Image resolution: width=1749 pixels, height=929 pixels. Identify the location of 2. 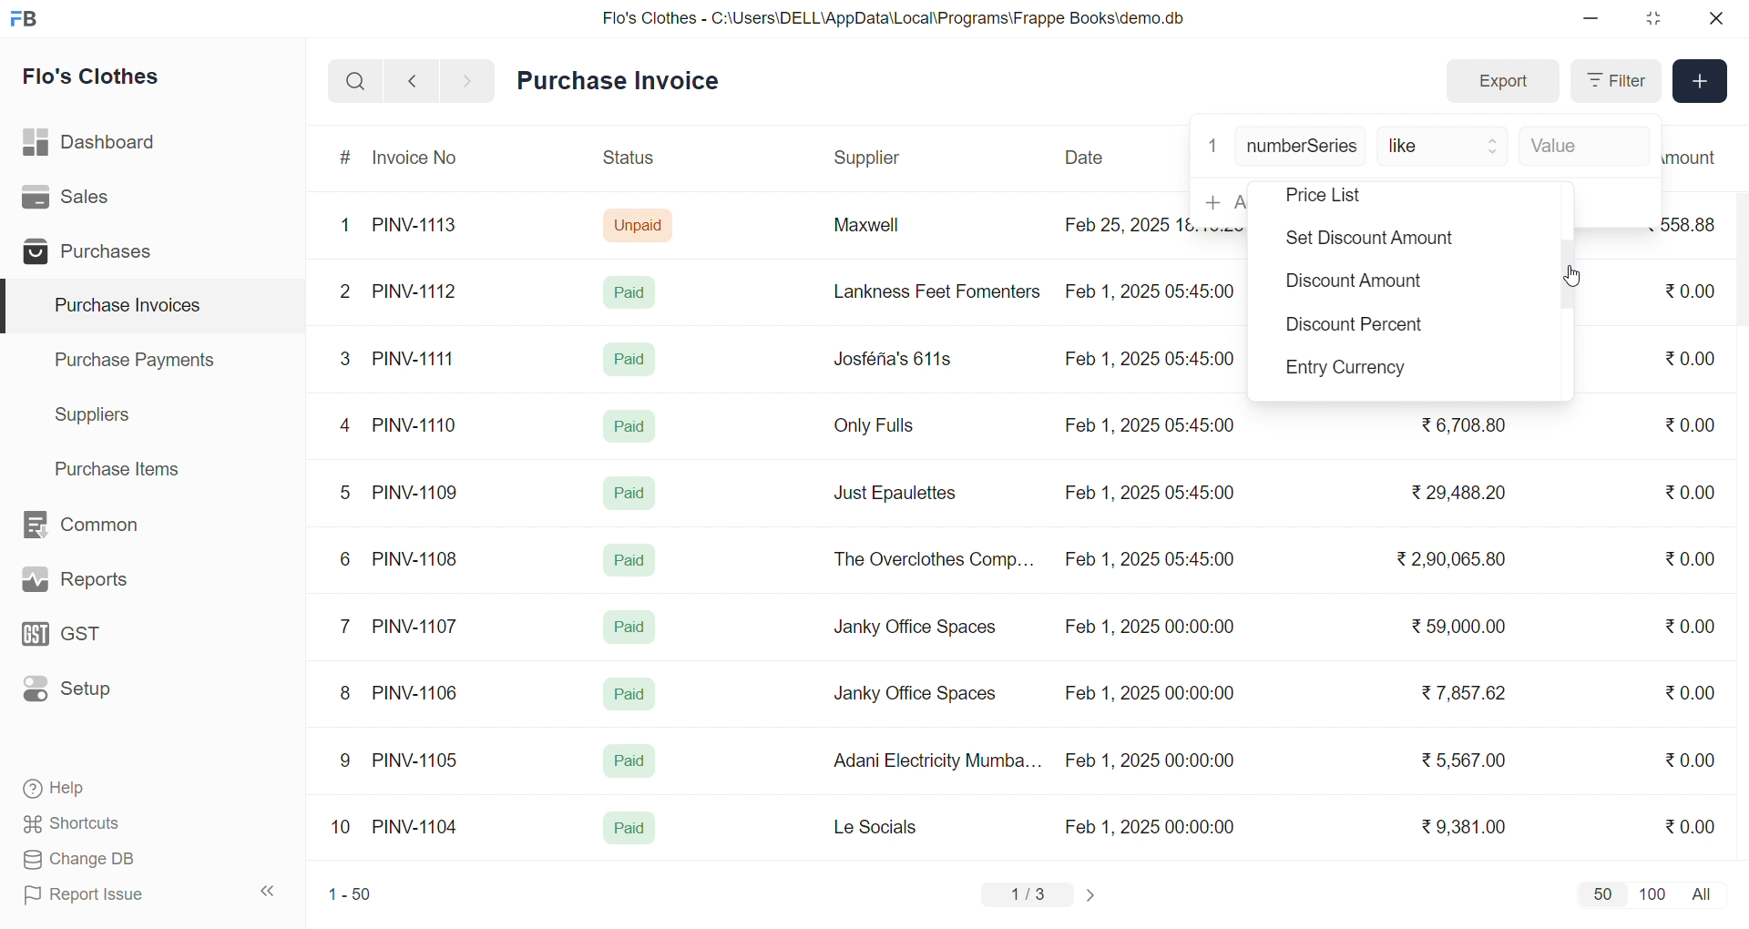
(348, 294).